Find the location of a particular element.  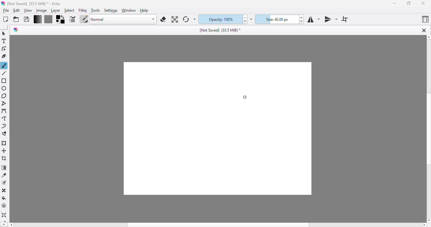

text tool is located at coordinates (4, 41).